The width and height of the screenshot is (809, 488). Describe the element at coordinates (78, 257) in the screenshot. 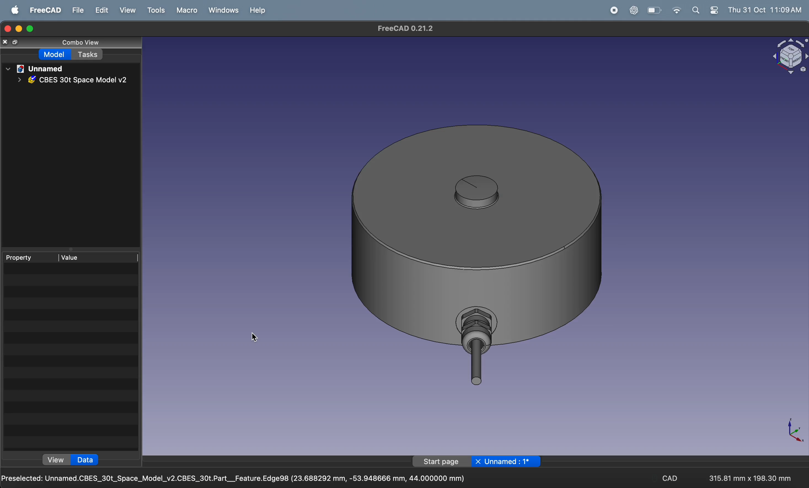

I see `value` at that location.